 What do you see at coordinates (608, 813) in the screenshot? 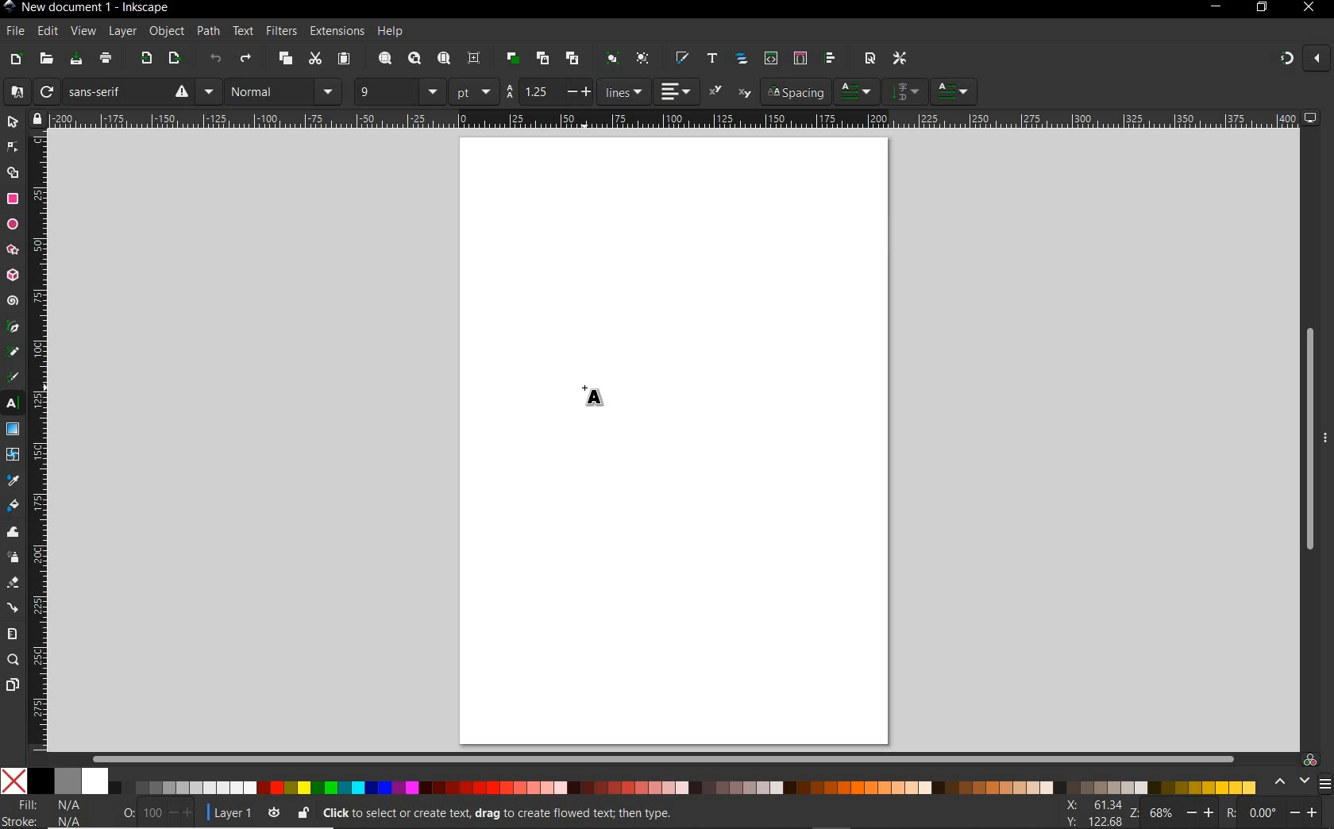
I see `no object selected` at bounding box center [608, 813].